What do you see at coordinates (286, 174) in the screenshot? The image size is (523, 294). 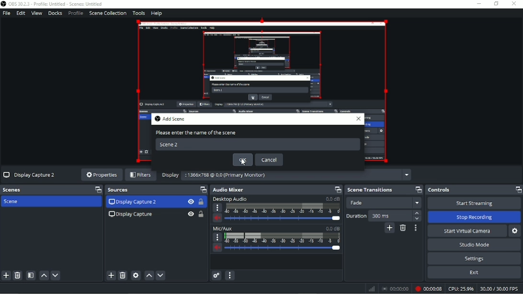 I see `Display :1366x768 @ 0,0 (Primary Monitor)` at bounding box center [286, 174].